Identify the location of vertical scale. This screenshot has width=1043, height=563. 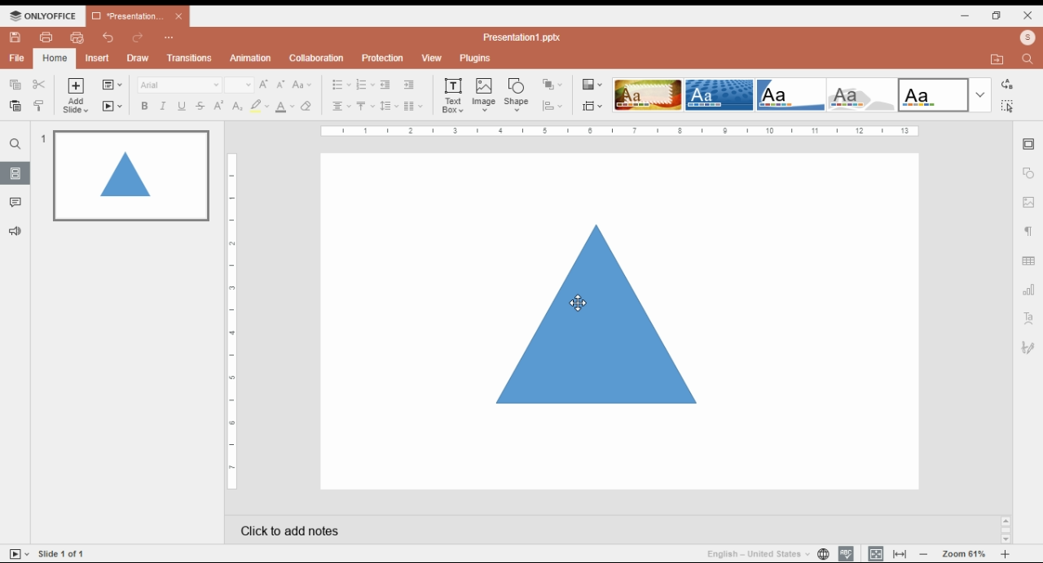
(232, 322).